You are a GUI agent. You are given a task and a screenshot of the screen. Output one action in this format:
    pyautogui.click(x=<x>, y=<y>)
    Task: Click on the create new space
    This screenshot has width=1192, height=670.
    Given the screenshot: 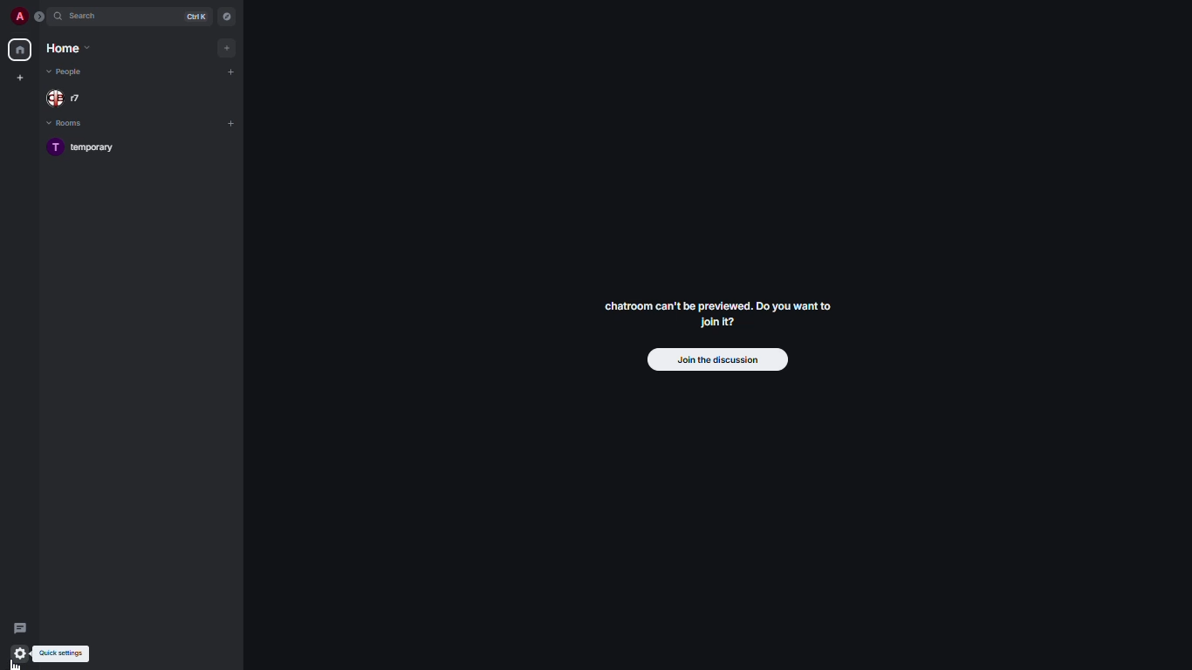 What is the action you would take?
    pyautogui.click(x=19, y=77)
    